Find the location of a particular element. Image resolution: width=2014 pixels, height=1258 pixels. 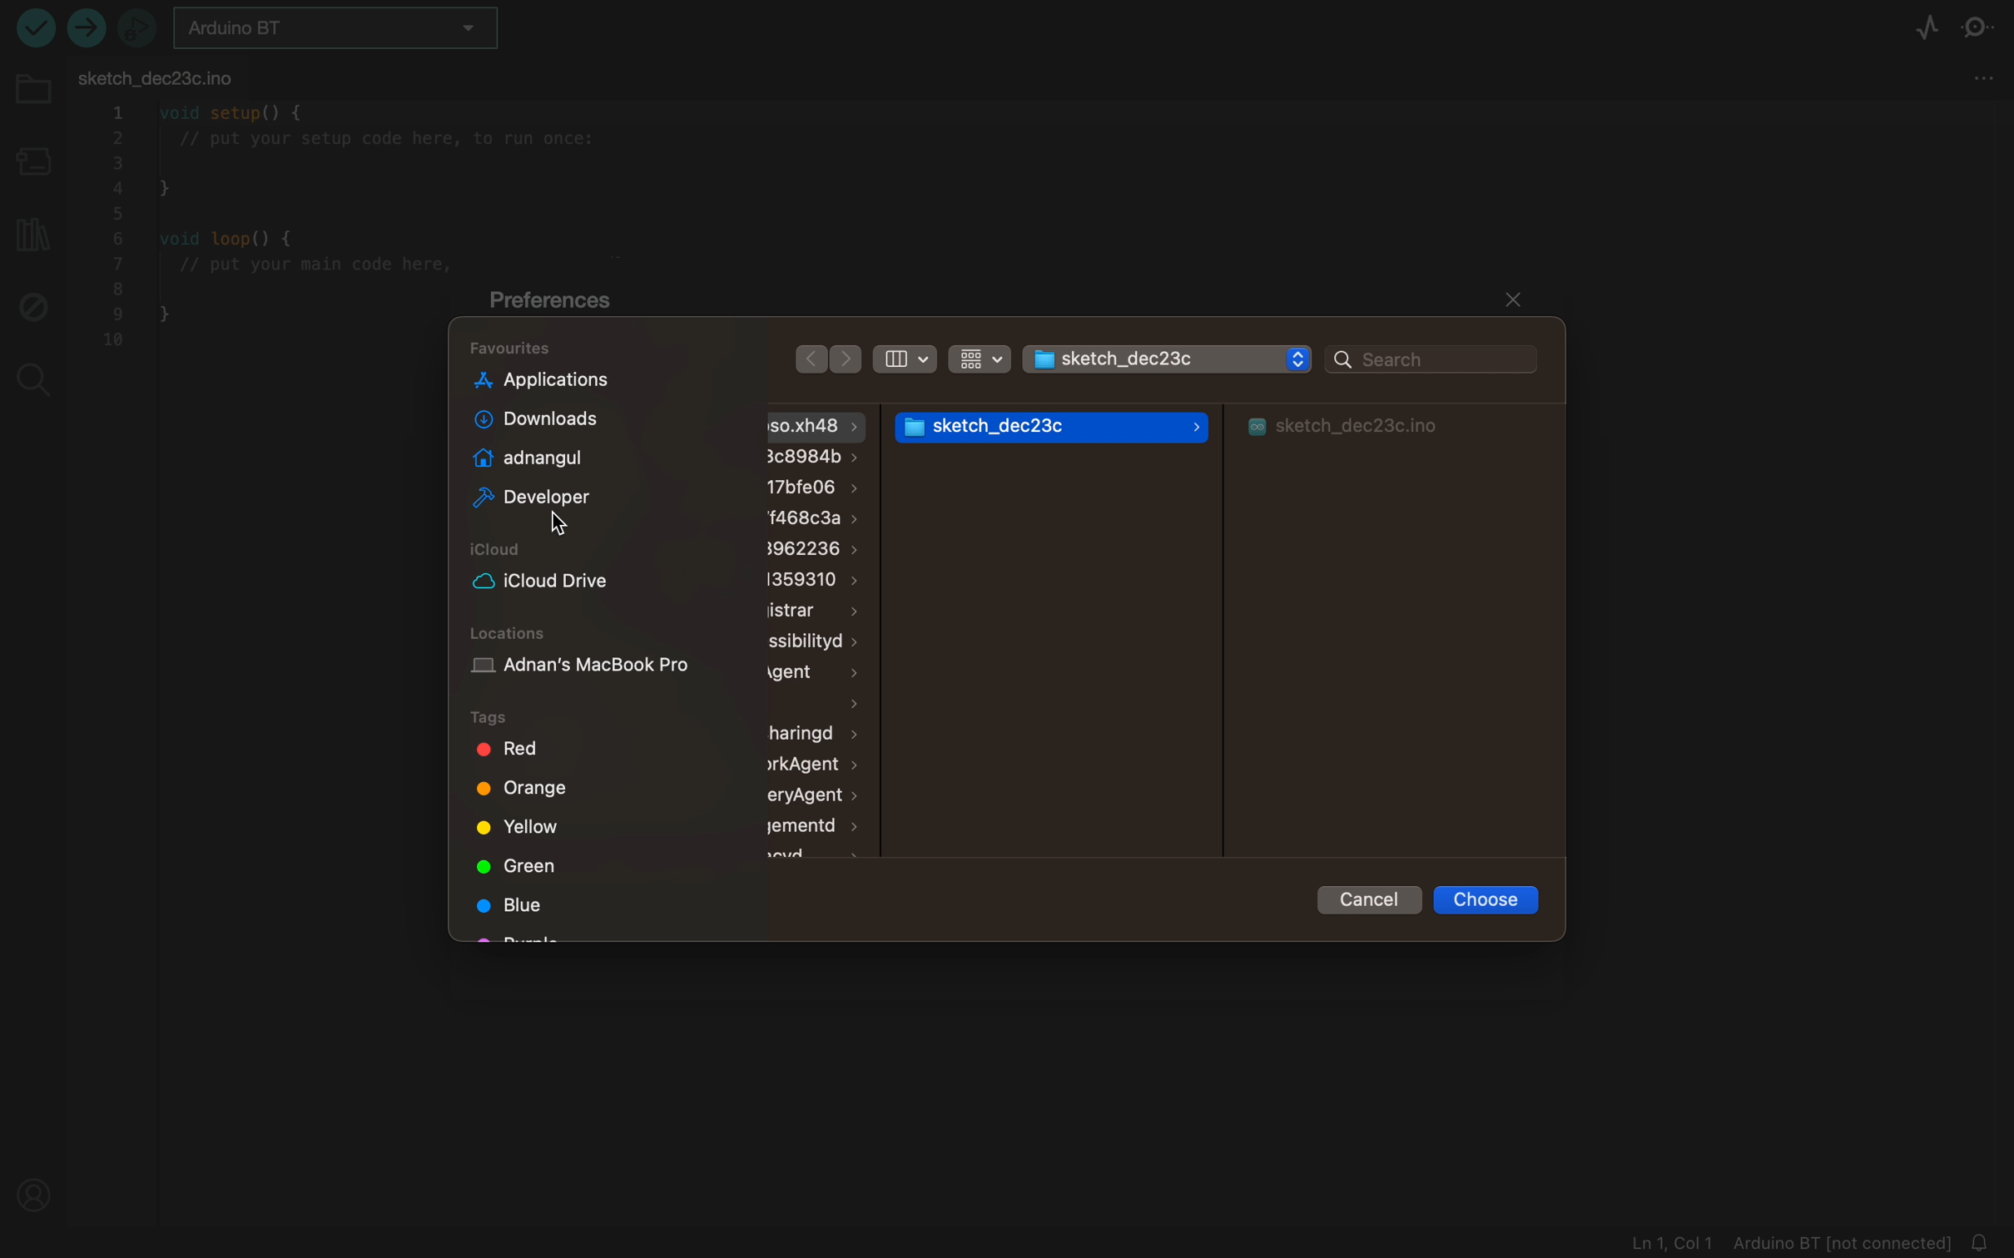

debugger is located at coordinates (141, 27).